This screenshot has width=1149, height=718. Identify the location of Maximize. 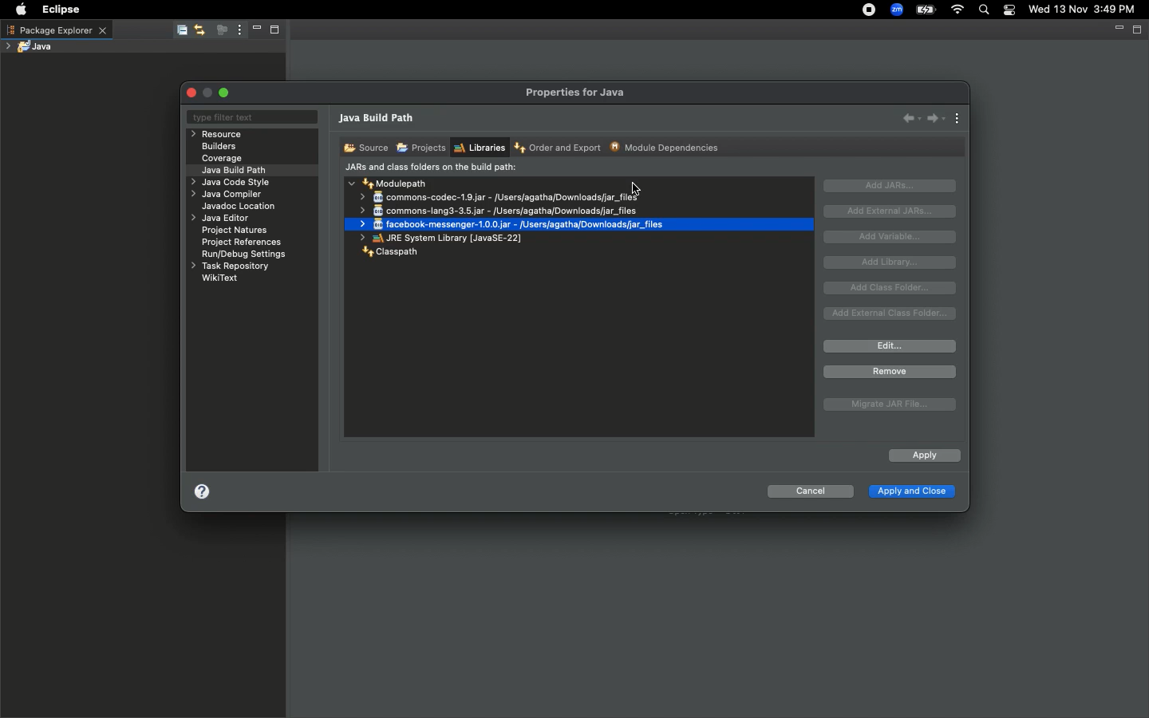
(1139, 30).